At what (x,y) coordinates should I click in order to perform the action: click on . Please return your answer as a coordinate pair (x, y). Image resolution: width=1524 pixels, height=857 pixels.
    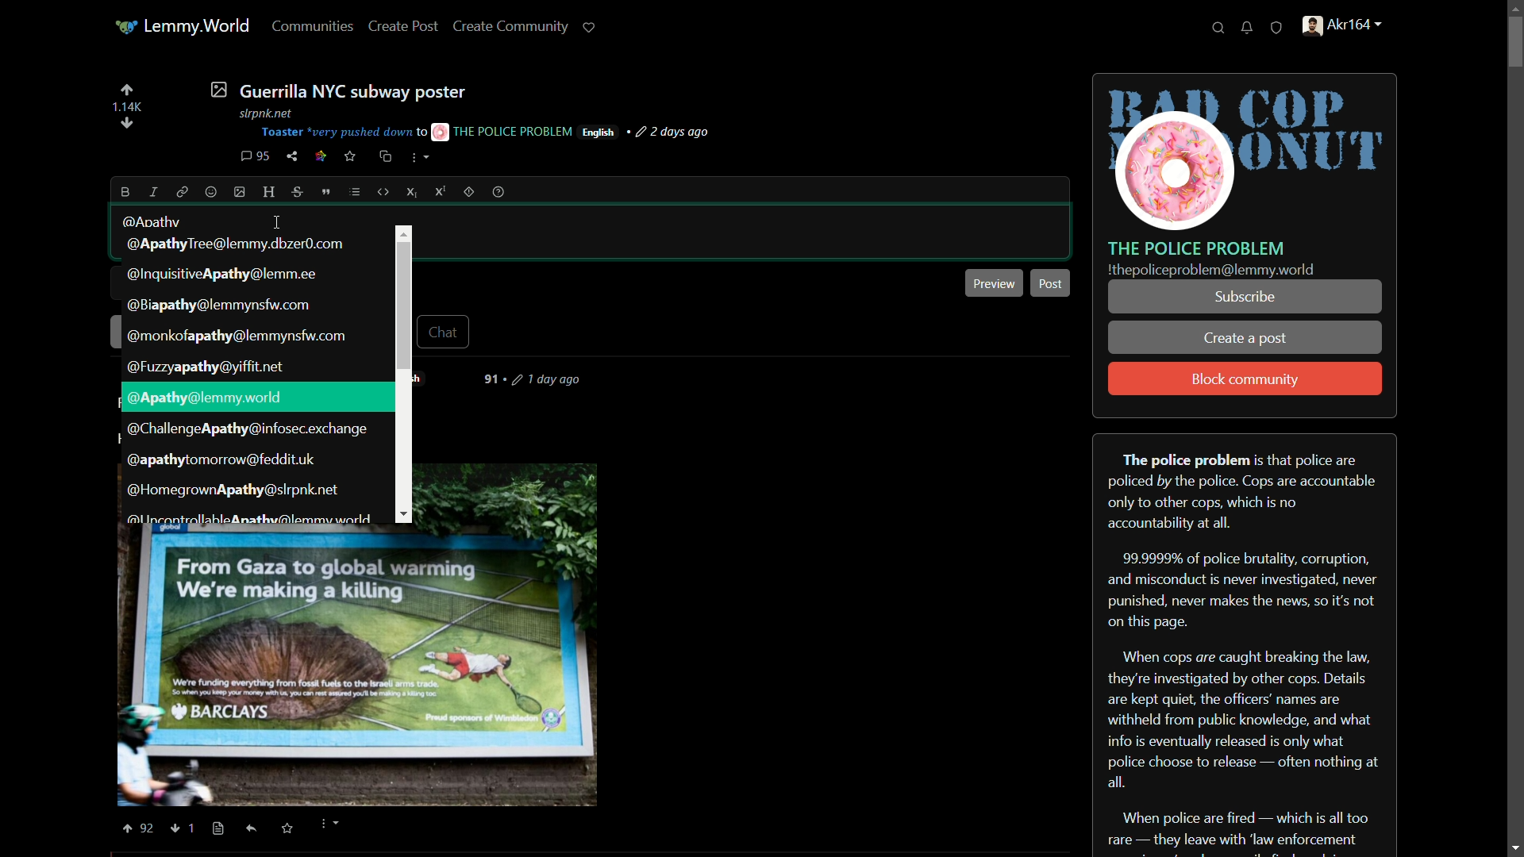
    Looking at the image, I should click on (198, 826).